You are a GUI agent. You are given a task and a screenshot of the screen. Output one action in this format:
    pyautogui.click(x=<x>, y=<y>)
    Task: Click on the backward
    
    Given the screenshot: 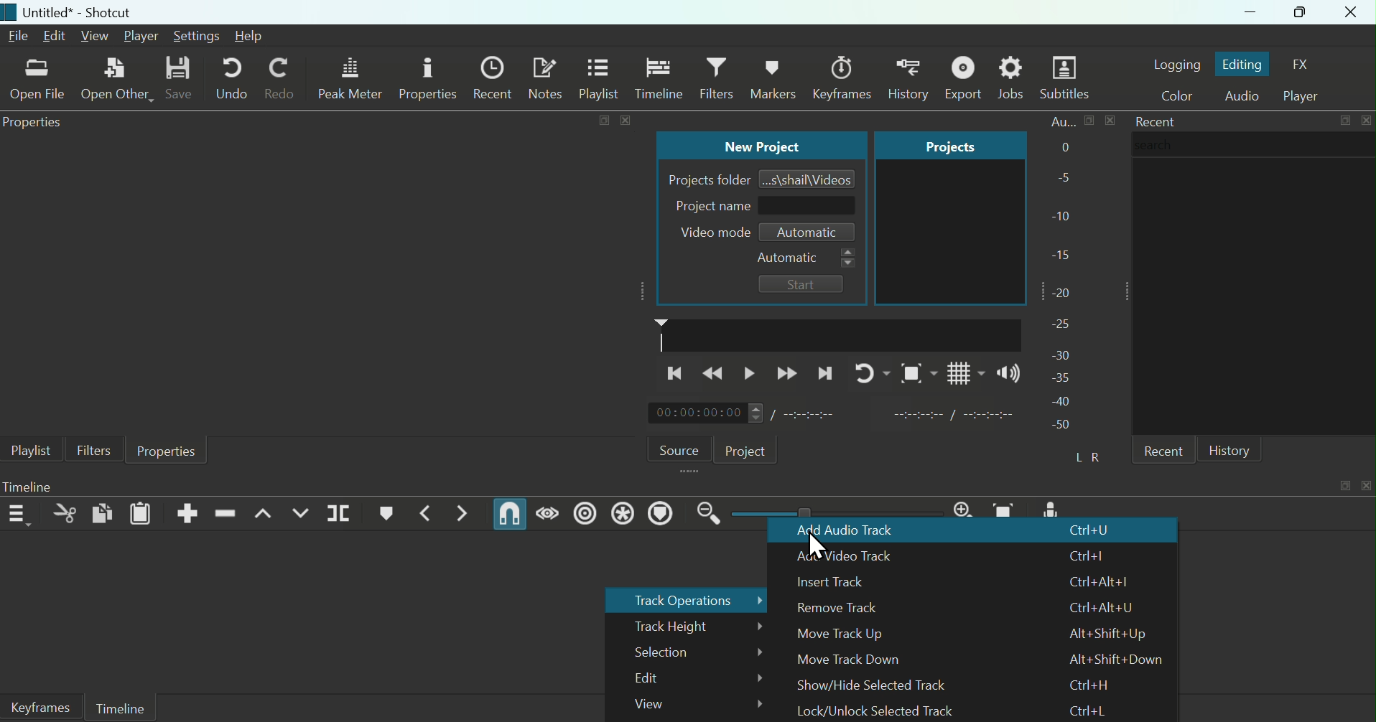 What is the action you would take?
    pyautogui.click(x=717, y=375)
    